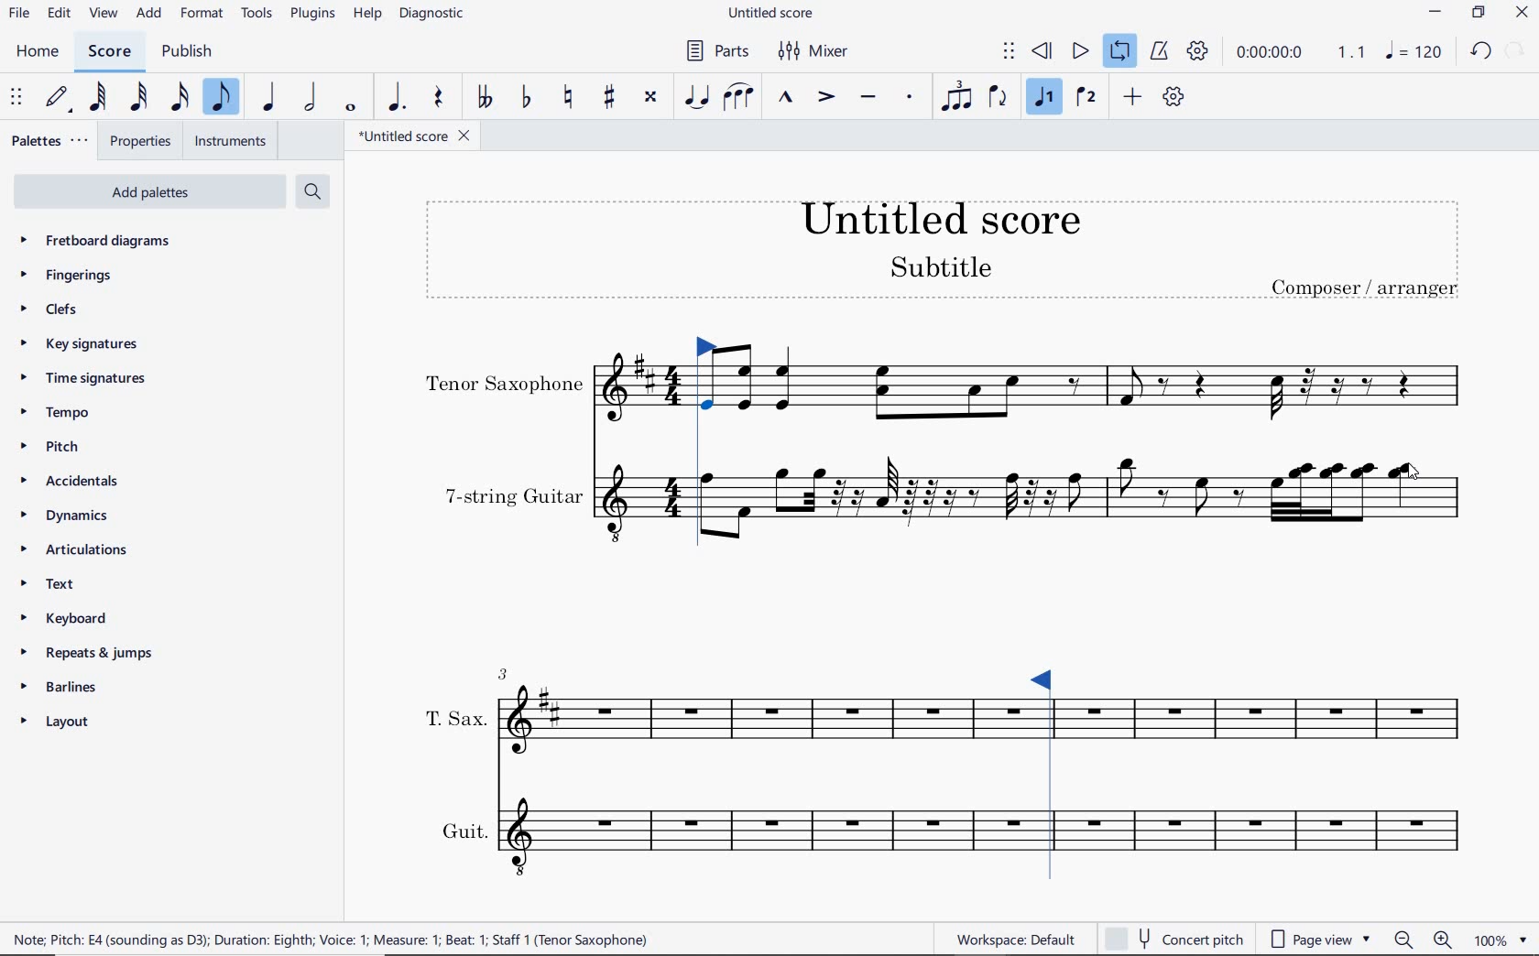  Describe the element at coordinates (1119, 49) in the screenshot. I see `LOOP PLAYBACK` at that location.